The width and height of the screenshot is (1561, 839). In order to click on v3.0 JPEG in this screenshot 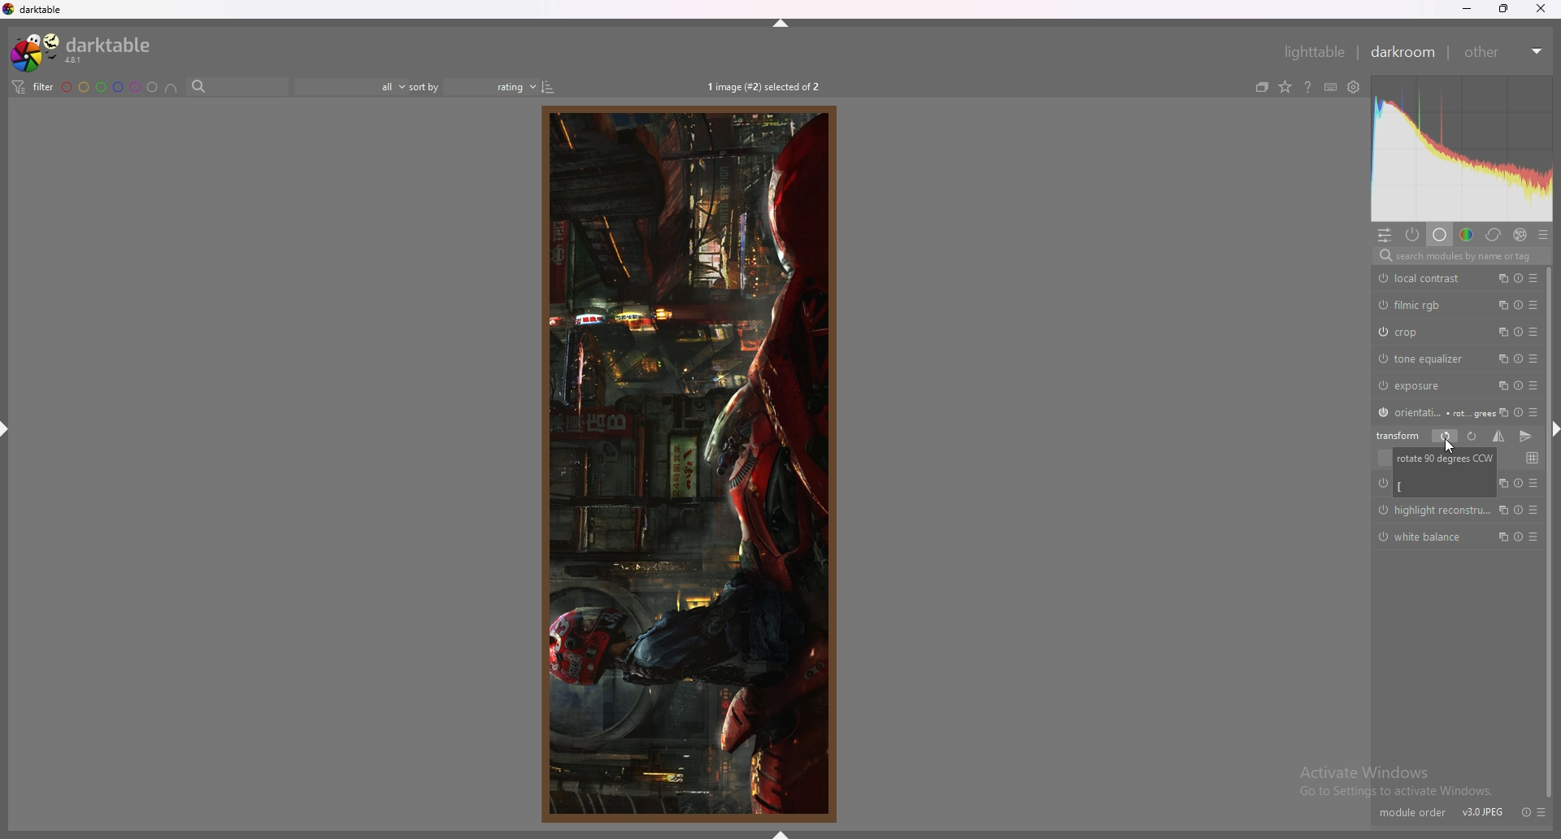, I will do `click(1481, 813)`.